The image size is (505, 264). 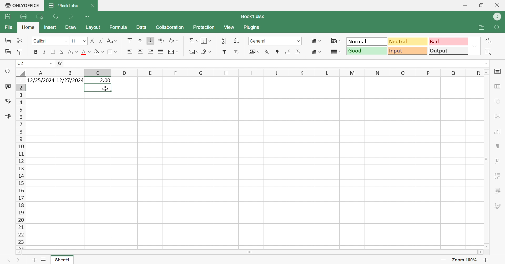 I want to click on Format table as template, so click(x=335, y=52).